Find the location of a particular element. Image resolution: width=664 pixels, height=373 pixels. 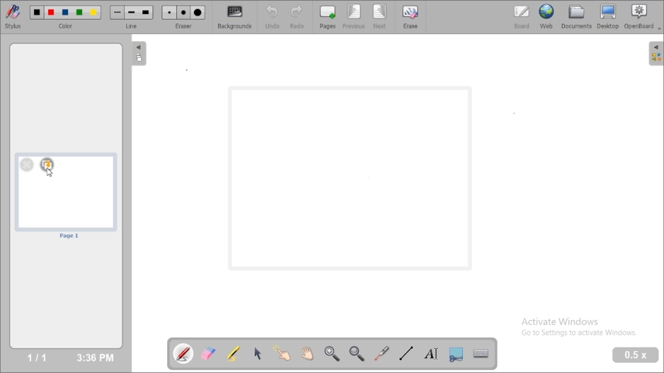

The library is located at coordinates (656, 53).